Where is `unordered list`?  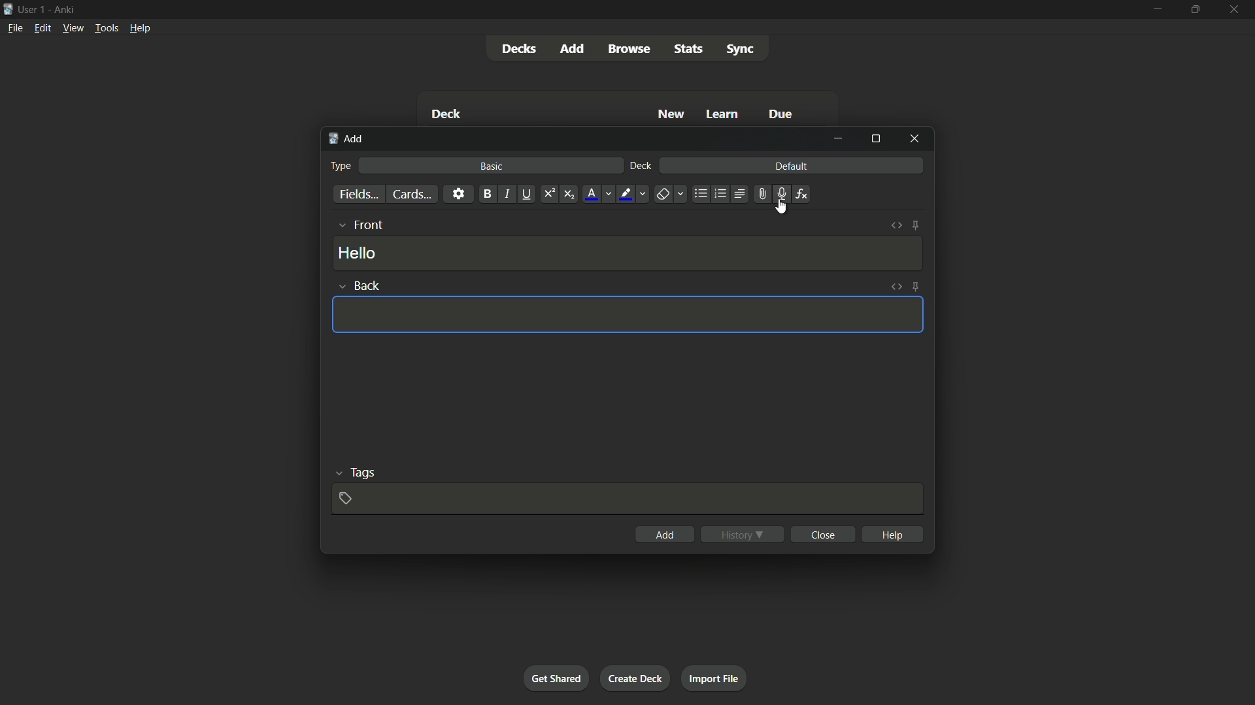 unordered list is located at coordinates (701, 195).